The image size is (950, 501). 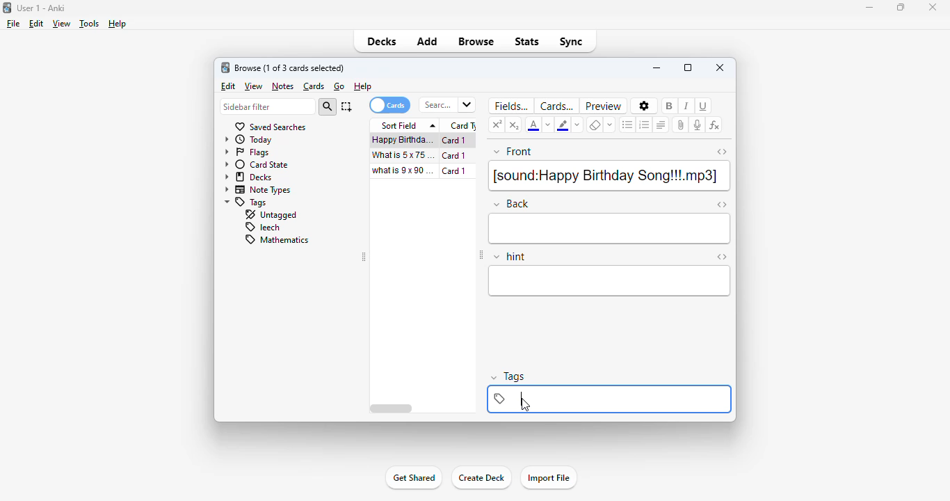 I want to click on [sound: Happy Birthday Song!!!.mp3}, so click(x=609, y=176).